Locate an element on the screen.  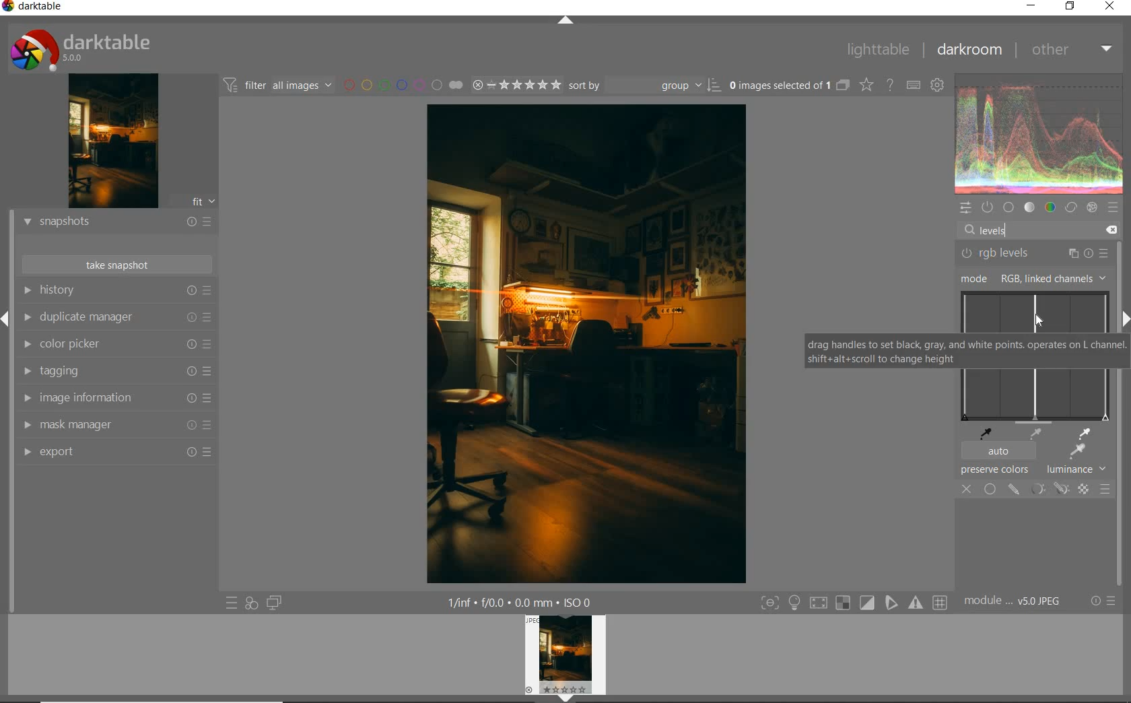
sort is located at coordinates (646, 86).